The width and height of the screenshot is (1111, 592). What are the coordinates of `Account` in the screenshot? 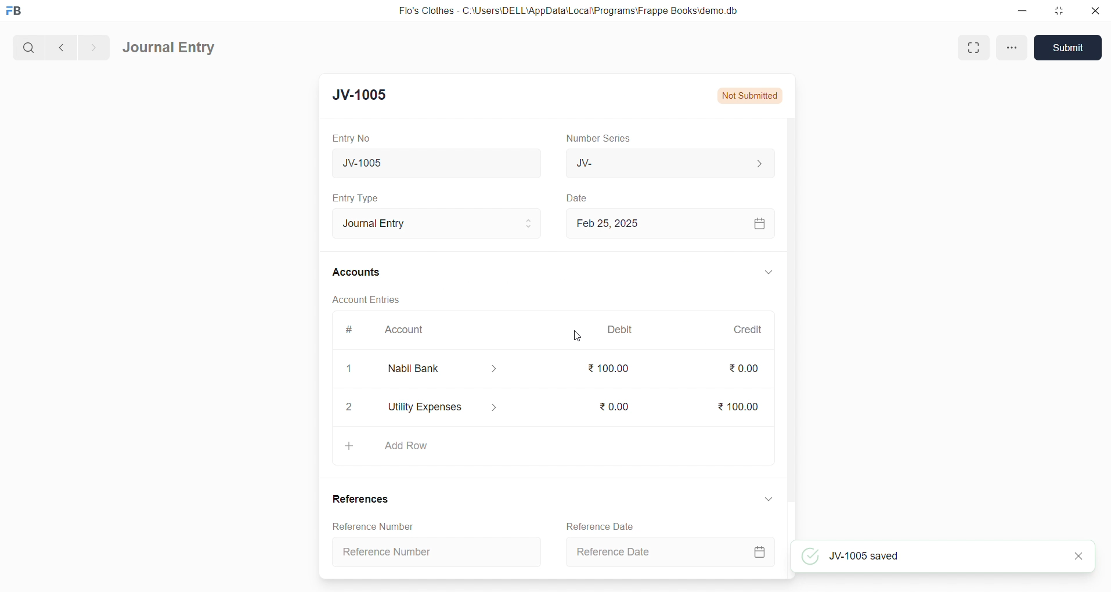 It's located at (406, 331).